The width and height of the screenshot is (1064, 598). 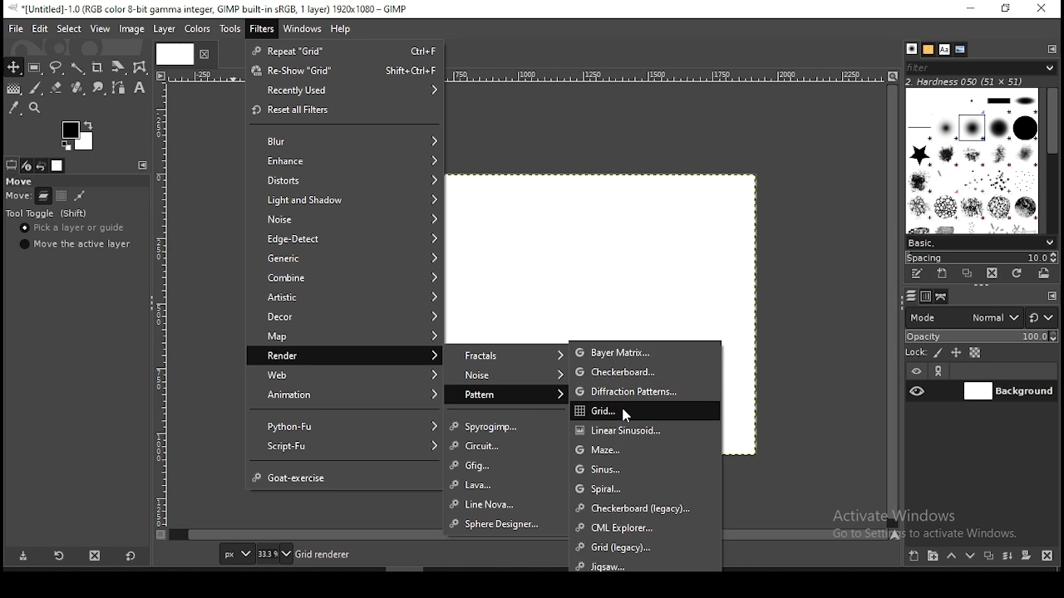 I want to click on diffraction patterns, so click(x=645, y=391).